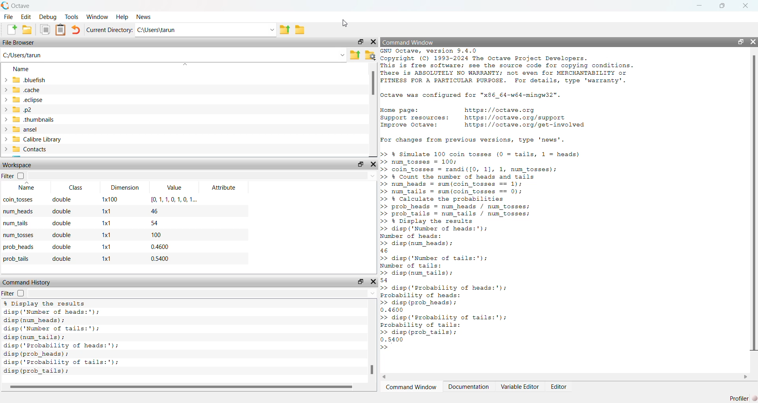  Describe the element at coordinates (174, 188) in the screenshot. I see `Value` at that location.